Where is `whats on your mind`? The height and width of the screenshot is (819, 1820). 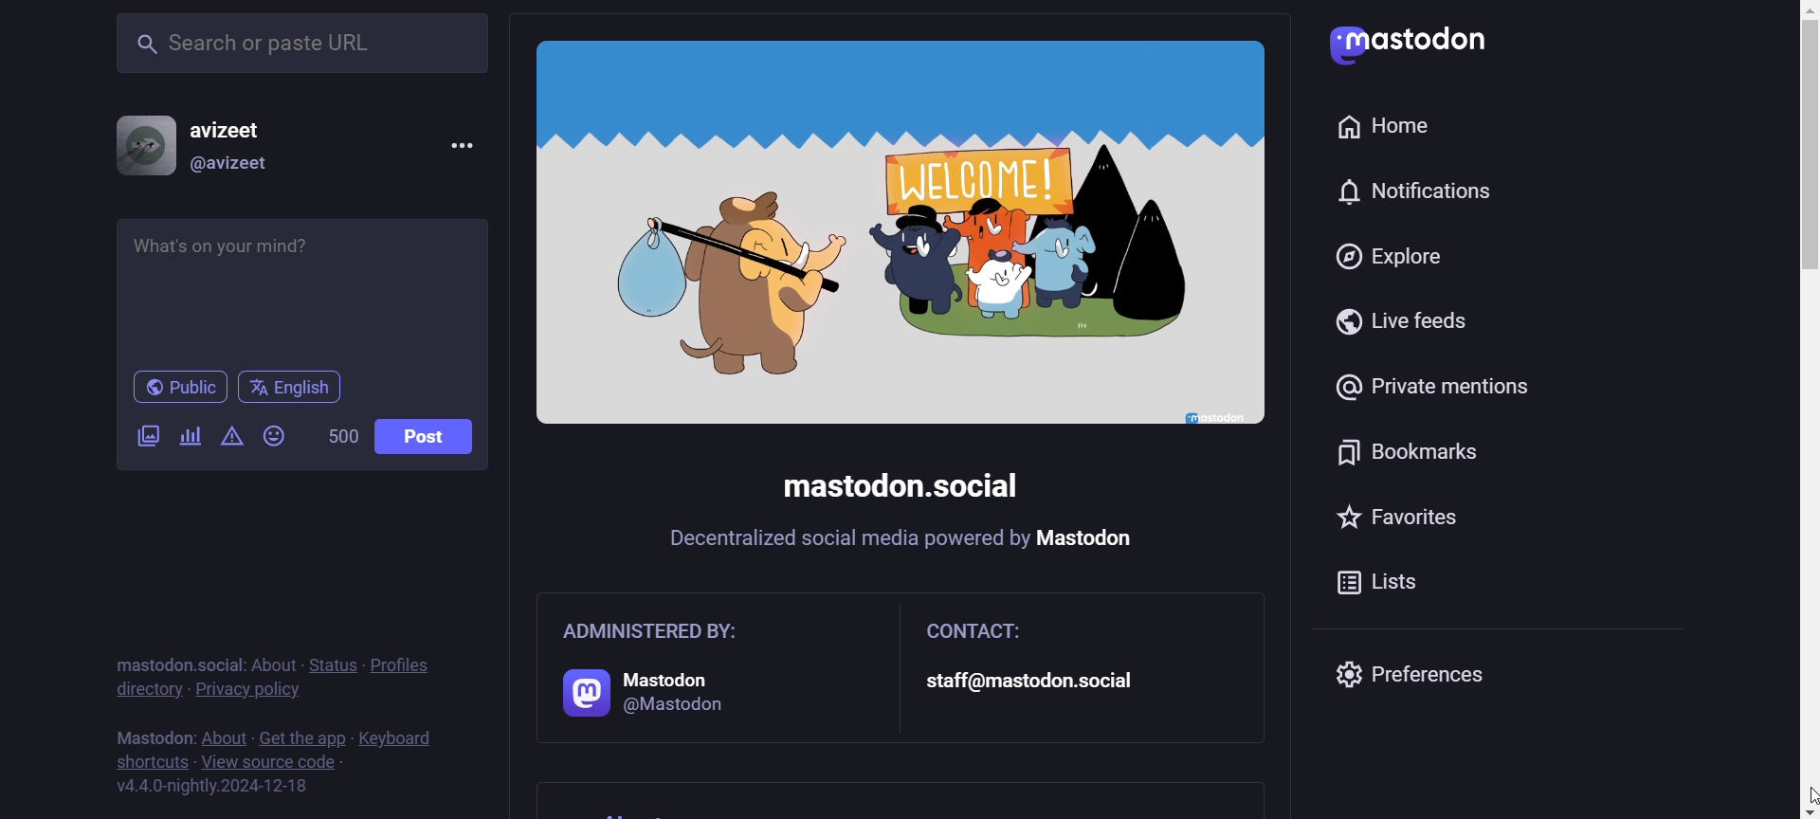
whats on your mind is located at coordinates (304, 289).